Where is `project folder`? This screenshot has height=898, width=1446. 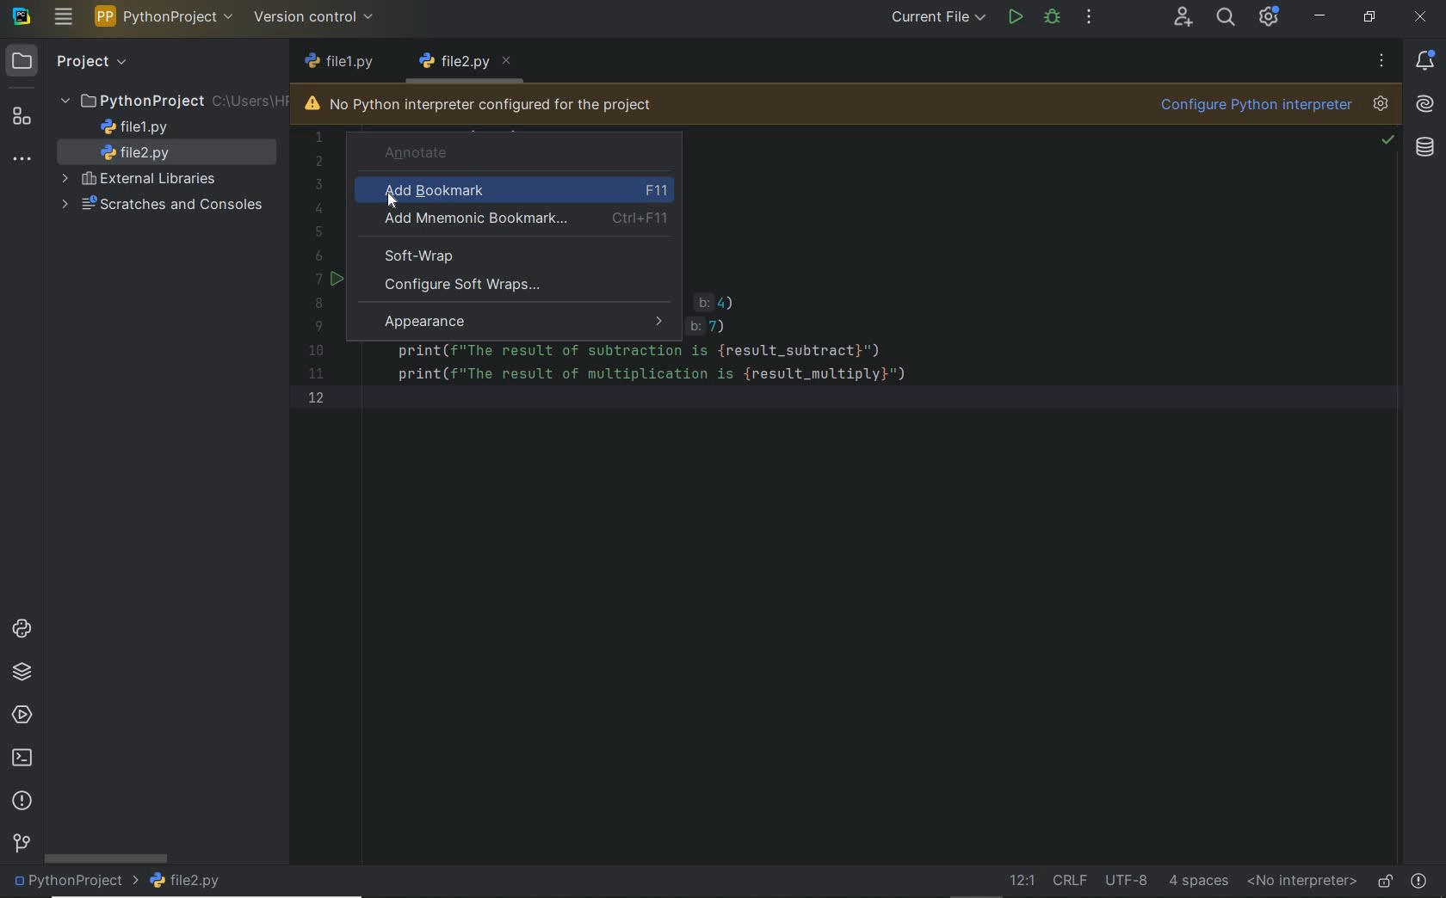
project folder is located at coordinates (172, 101).